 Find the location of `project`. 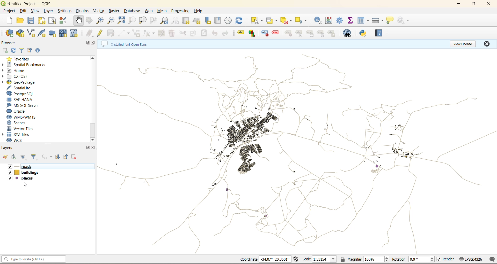

project is located at coordinates (9, 11).